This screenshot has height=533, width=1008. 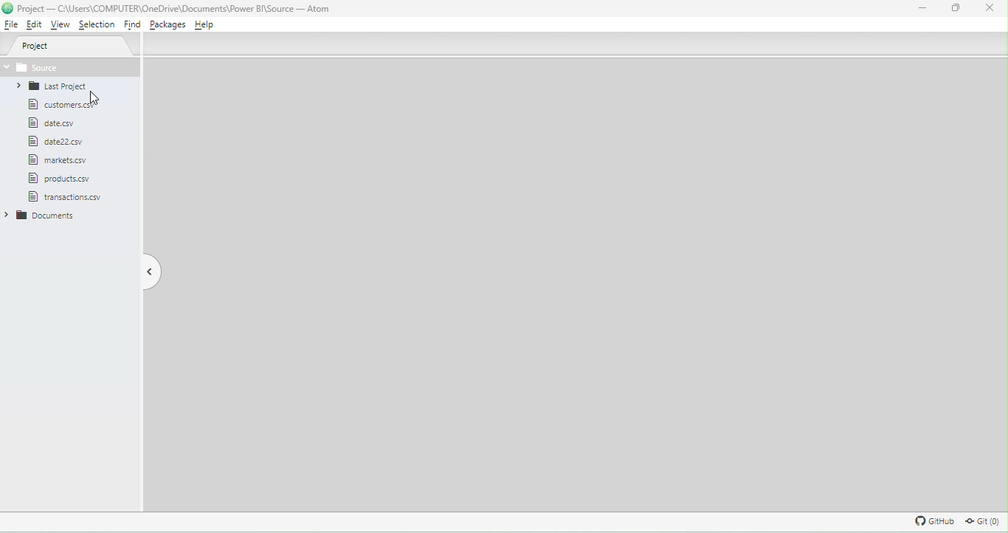 What do you see at coordinates (60, 179) in the screenshot?
I see `File` at bounding box center [60, 179].